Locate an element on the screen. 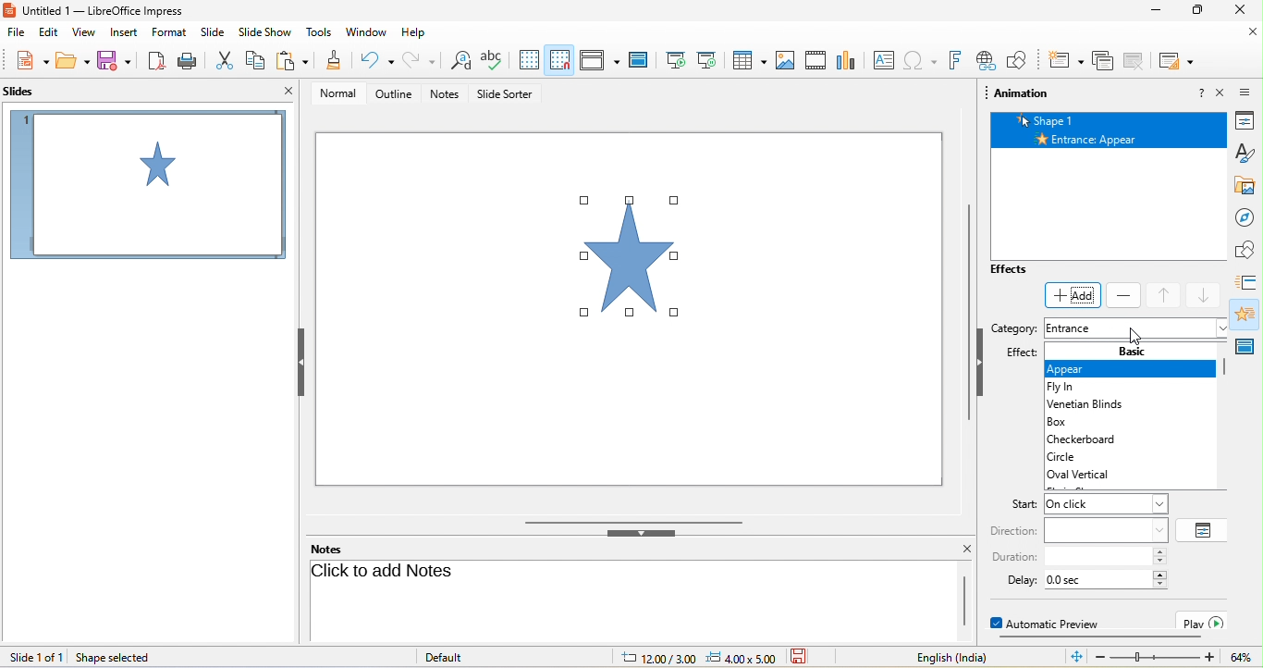 The height and width of the screenshot is (668, 1263). increase duration is located at coordinates (1160, 551).